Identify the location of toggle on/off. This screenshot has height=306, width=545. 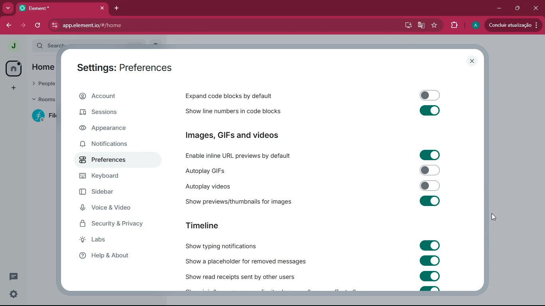
(430, 186).